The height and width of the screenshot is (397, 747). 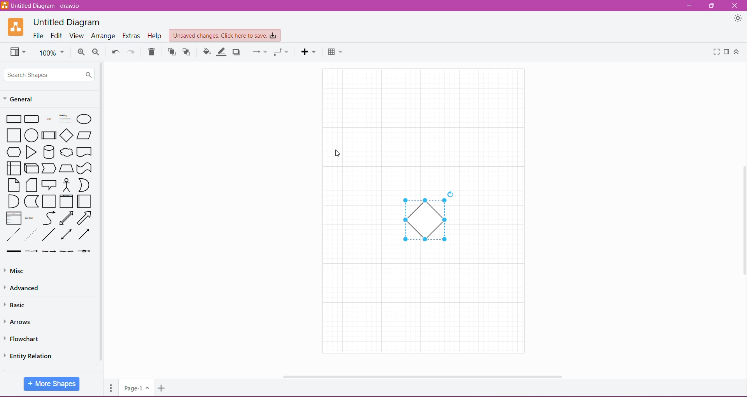 I want to click on Table, so click(x=335, y=52).